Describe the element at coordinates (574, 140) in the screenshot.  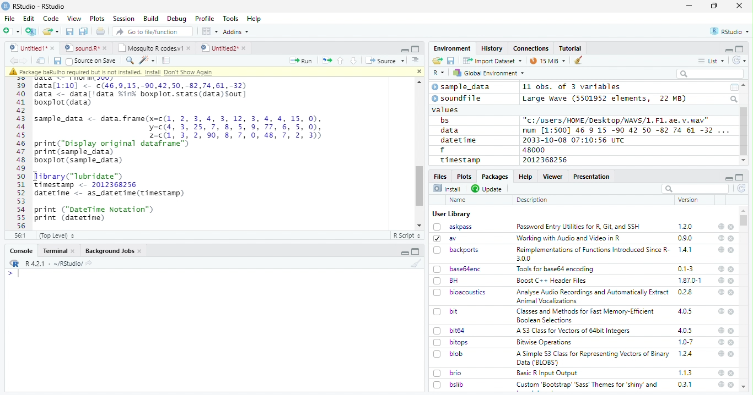
I see `2033-10-08 07:10:56 UTC` at that location.